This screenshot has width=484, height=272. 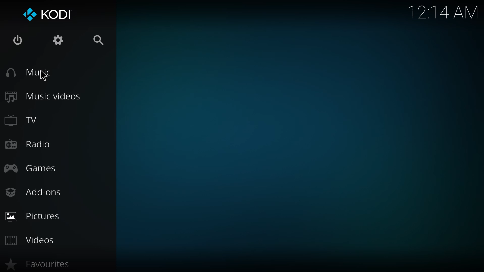 What do you see at coordinates (28, 145) in the screenshot?
I see `radio` at bounding box center [28, 145].